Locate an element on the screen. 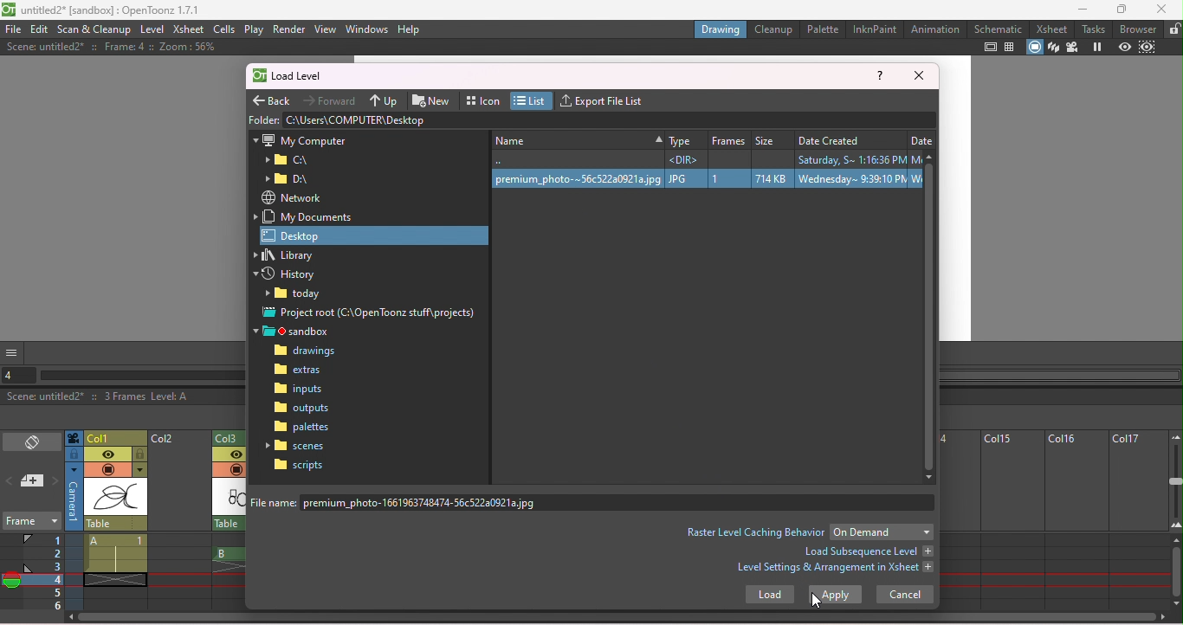 The width and height of the screenshot is (1183, 625). Raster level caching behvior is located at coordinates (755, 532).